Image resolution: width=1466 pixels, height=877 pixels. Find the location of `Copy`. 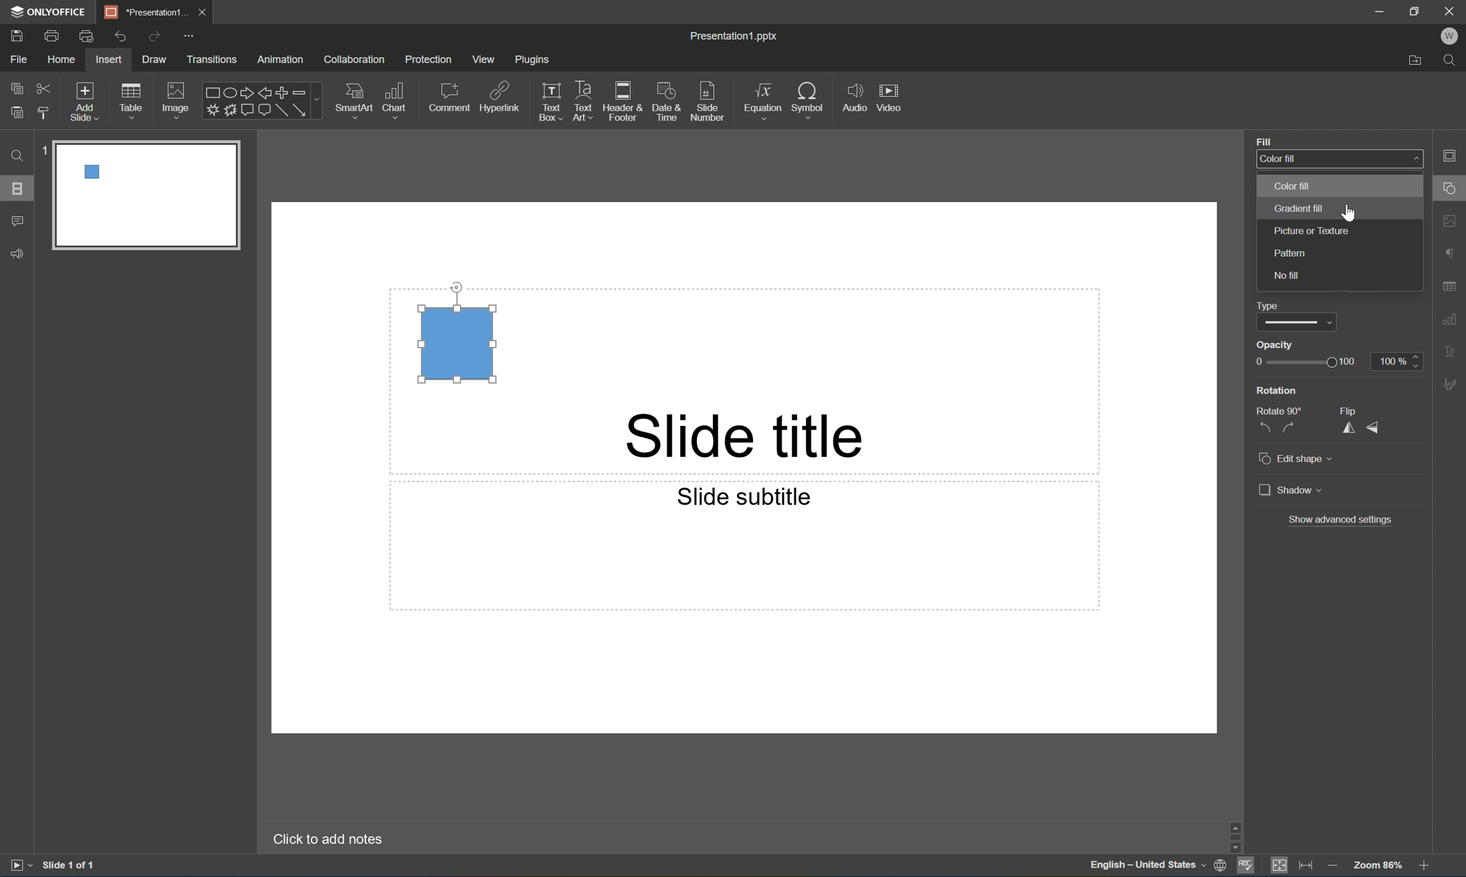

Copy is located at coordinates (18, 86).